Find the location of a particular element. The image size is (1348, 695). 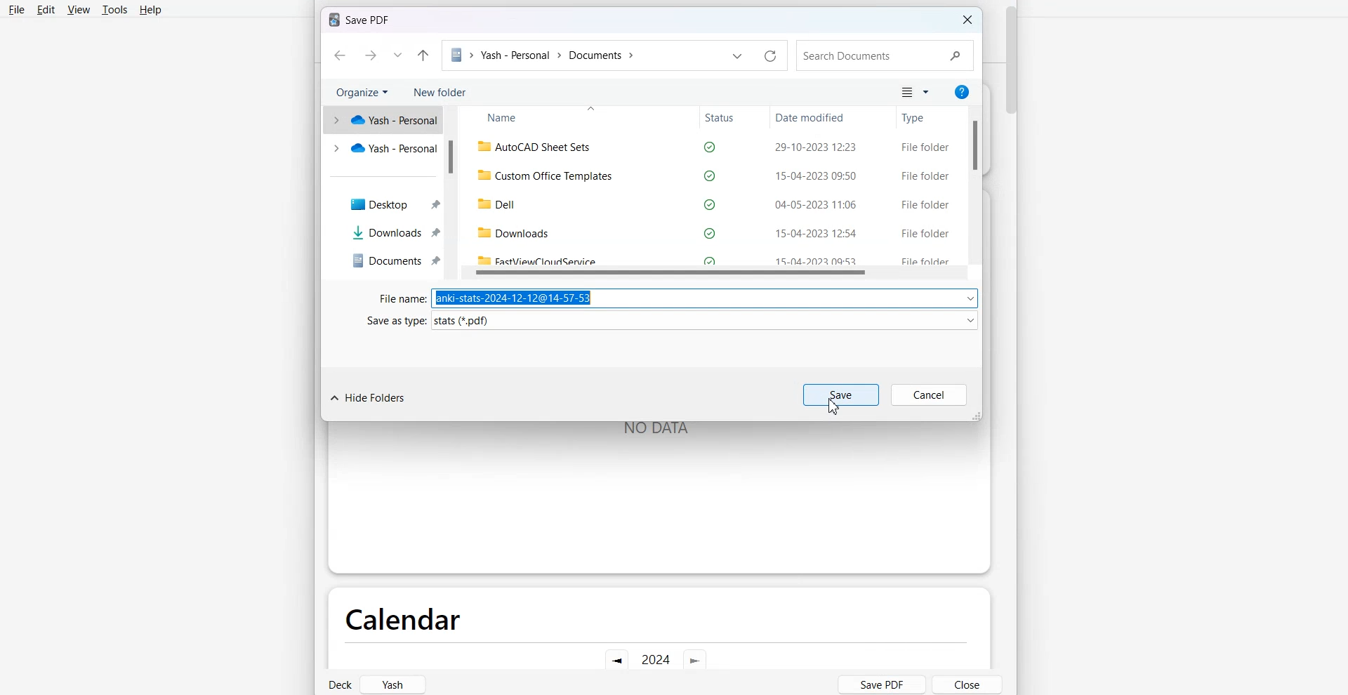

Organize is located at coordinates (361, 92).